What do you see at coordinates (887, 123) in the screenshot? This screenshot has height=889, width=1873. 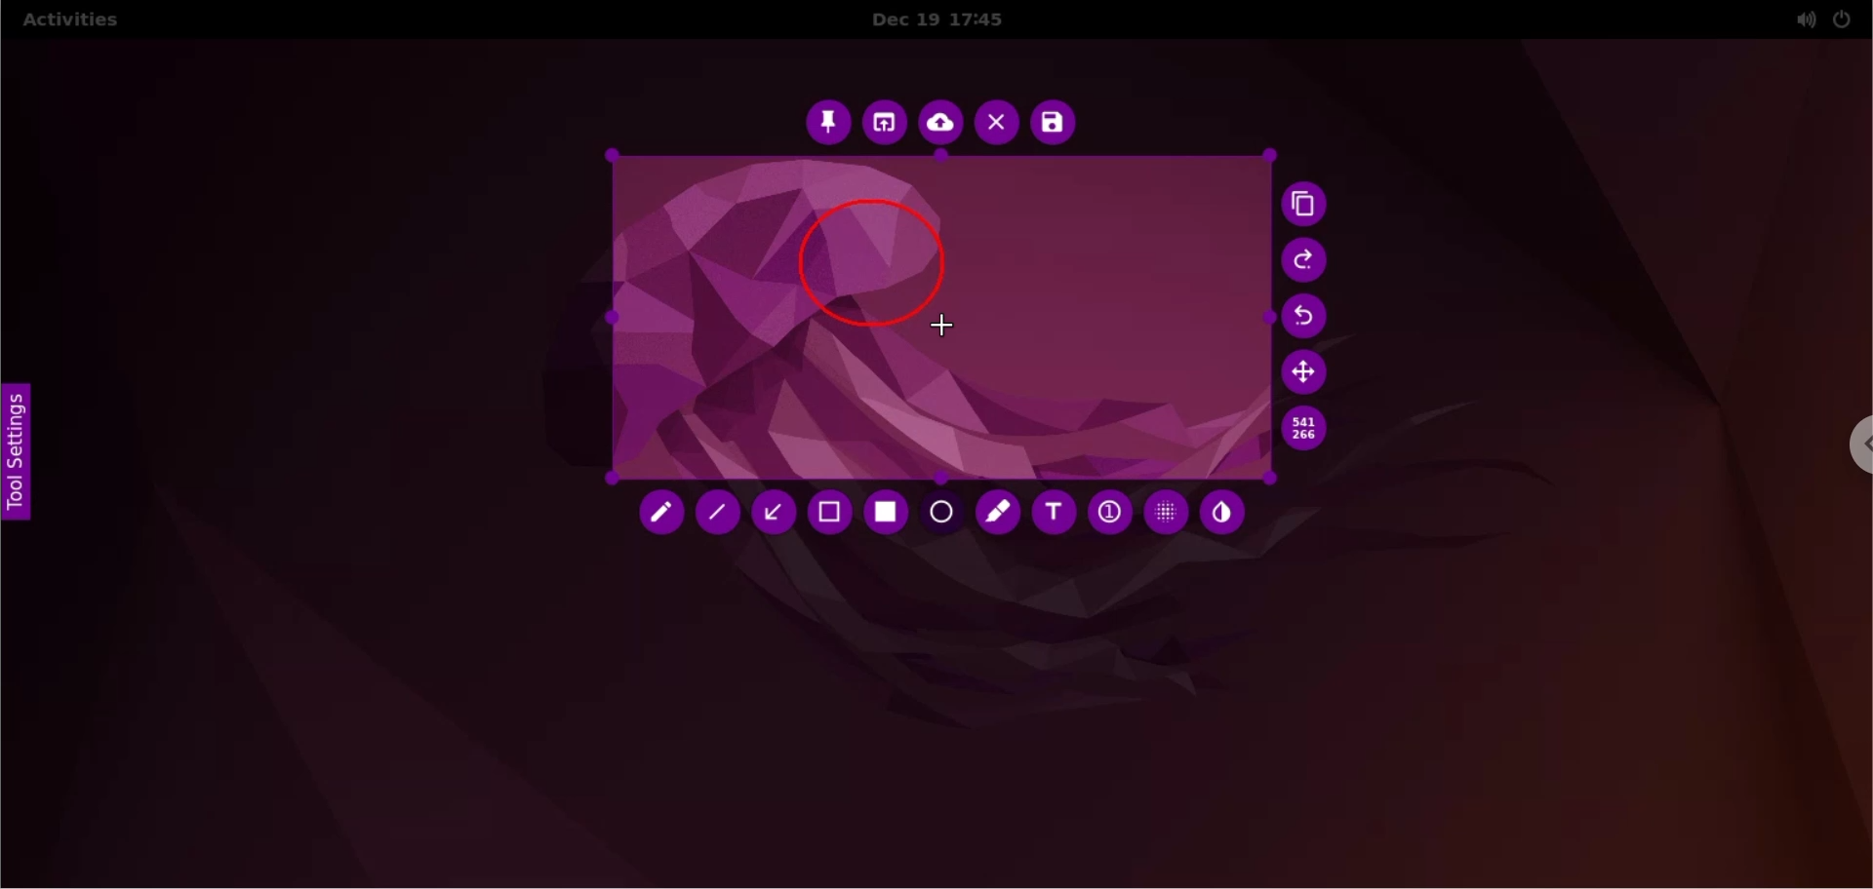 I see `choose app to open screenshot` at bounding box center [887, 123].